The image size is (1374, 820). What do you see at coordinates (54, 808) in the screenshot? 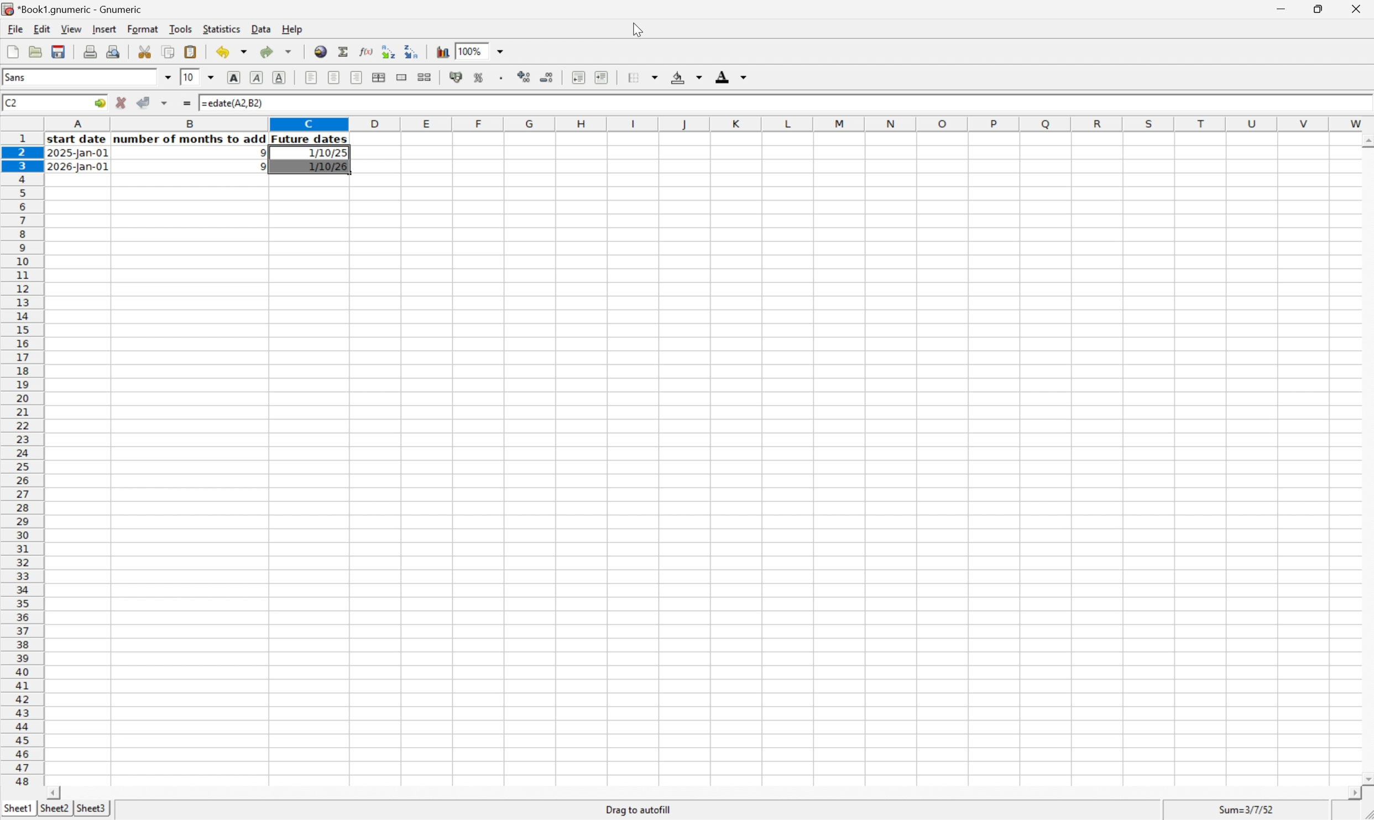
I see `Sheet2` at bounding box center [54, 808].